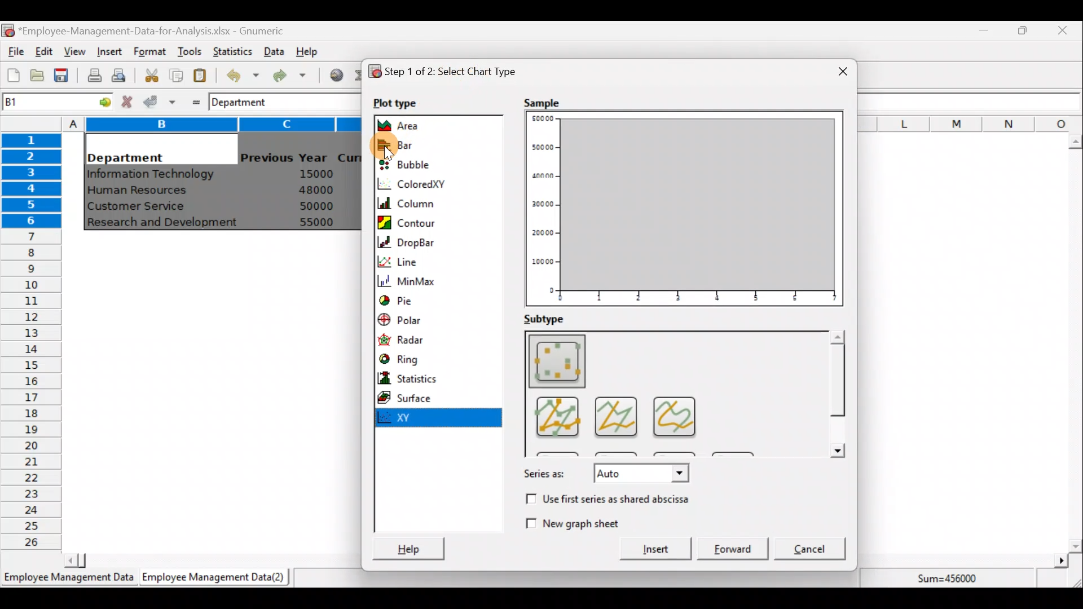 This screenshot has height=609, width=1083. I want to click on Series as, so click(606, 476).